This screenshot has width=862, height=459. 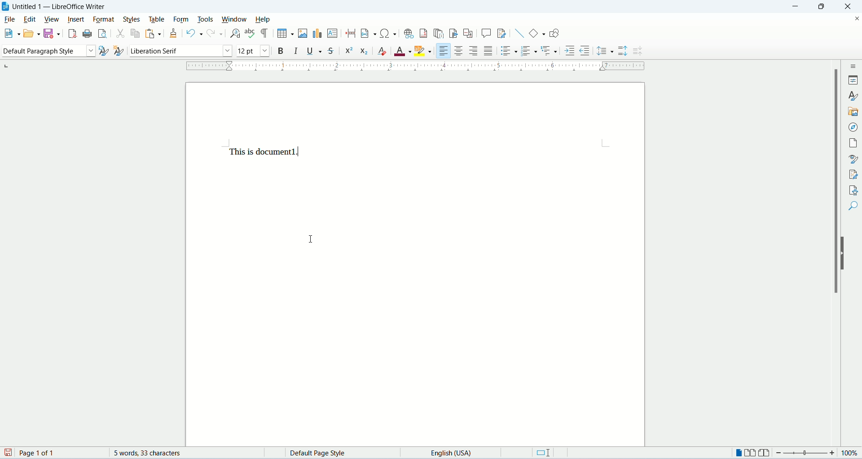 I want to click on insert special character, so click(x=389, y=33).